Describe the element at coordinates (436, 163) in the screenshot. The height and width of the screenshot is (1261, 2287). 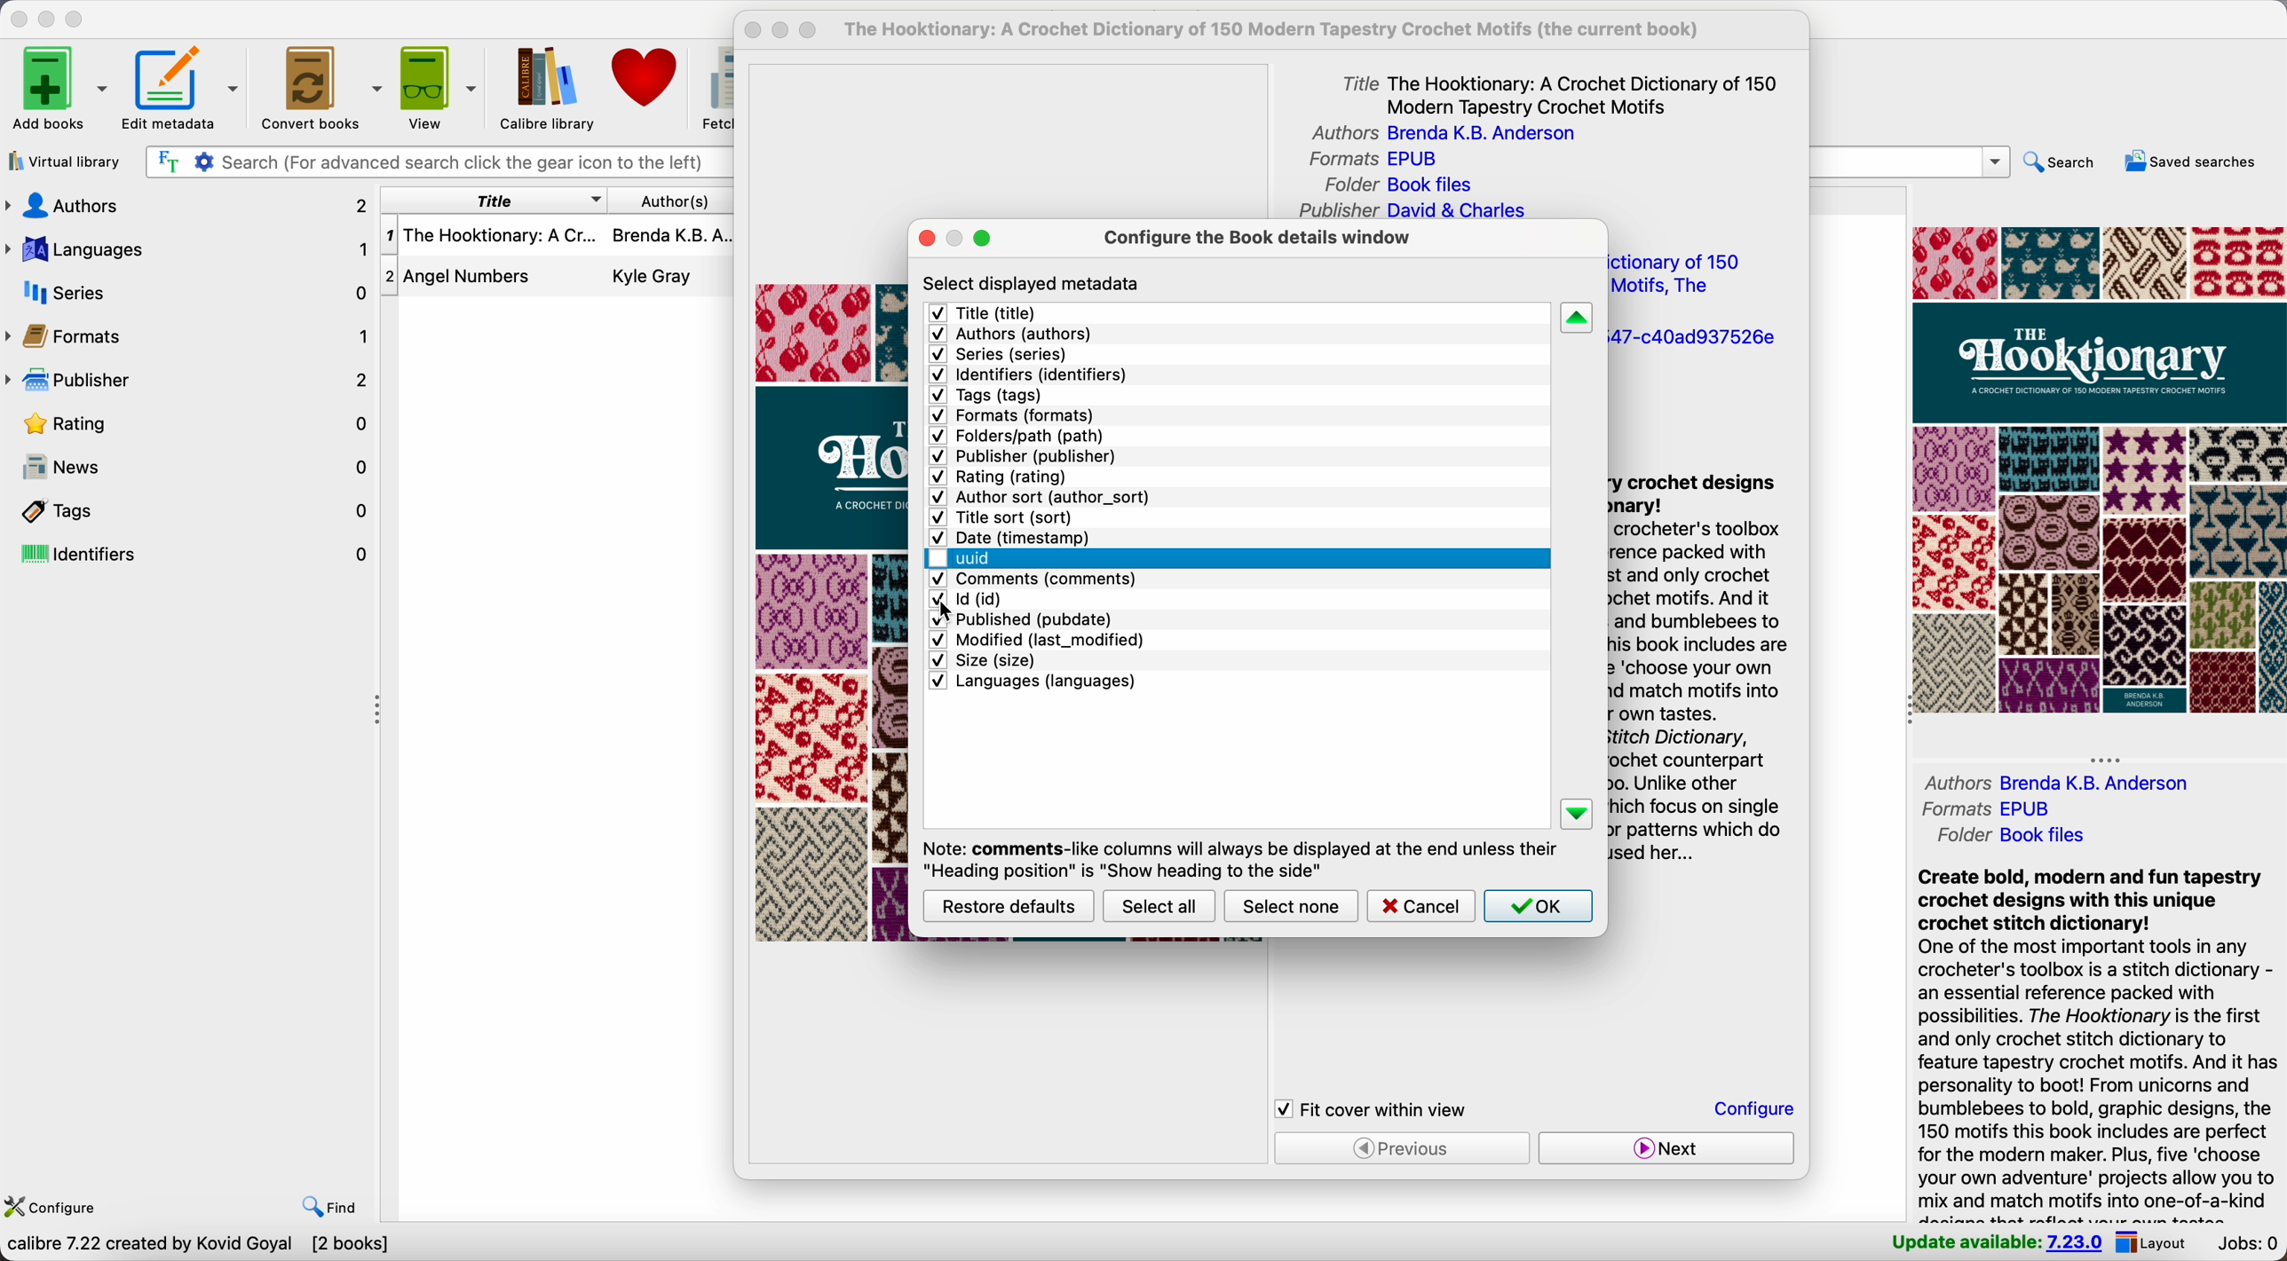
I see `search bar` at that location.